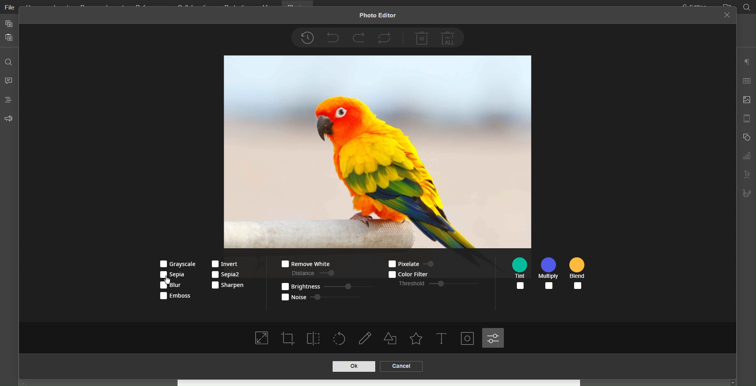  What do you see at coordinates (288, 338) in the screenshot?
I see `Crop` at bounding box center [288, 338].